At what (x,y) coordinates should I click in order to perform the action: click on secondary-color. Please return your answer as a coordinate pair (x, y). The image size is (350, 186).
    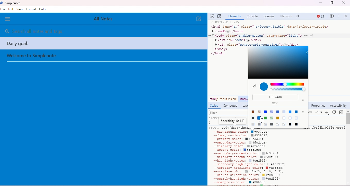
    Looking at the image, I should click on (239, 143).